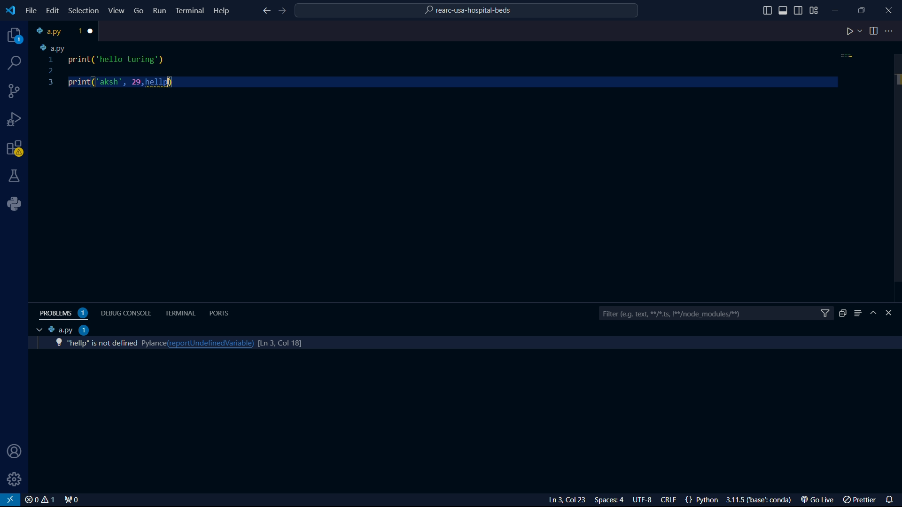  Describe the element at coordinates (9, 9) in the screenshot. I see `VS Code logo` at that location.